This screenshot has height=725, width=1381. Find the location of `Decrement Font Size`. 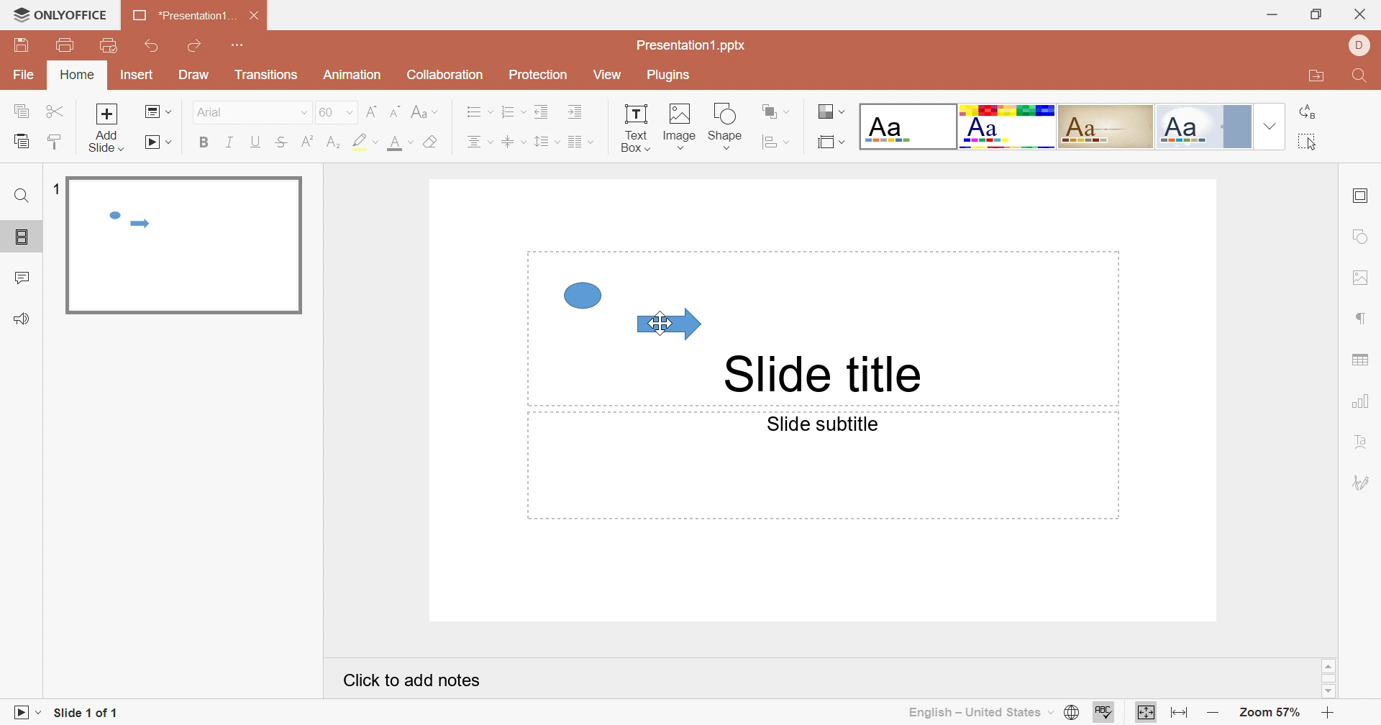

Decrement Font Size is located at coordinates (395, 108).